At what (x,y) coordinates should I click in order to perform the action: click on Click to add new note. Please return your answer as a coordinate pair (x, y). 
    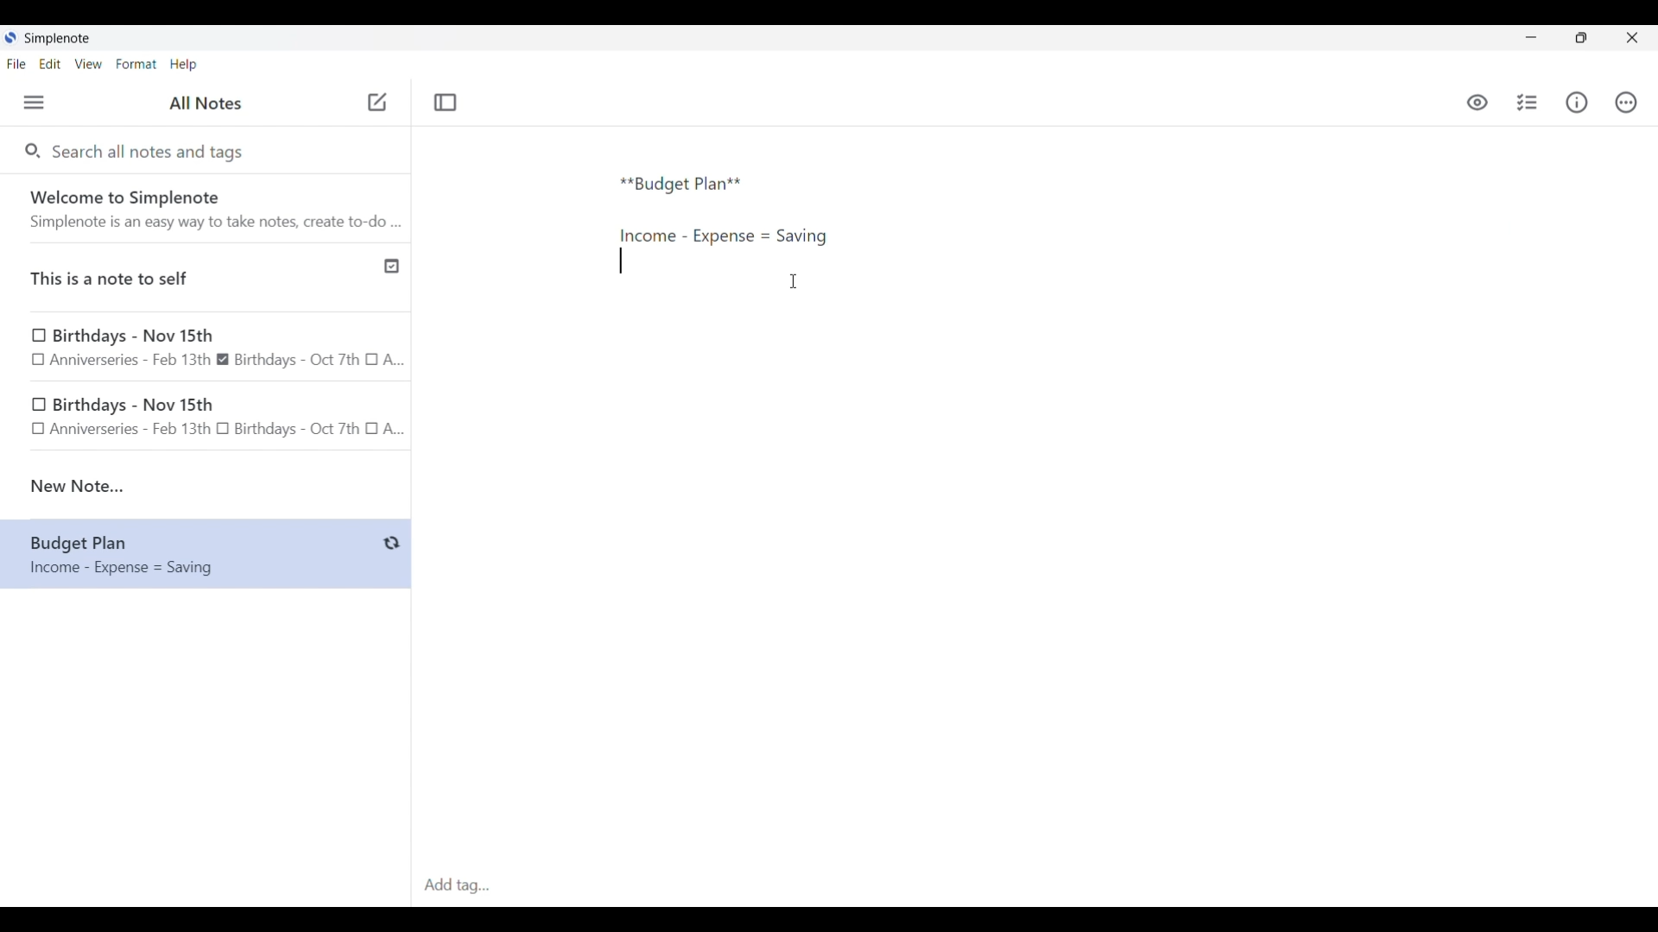
    Looking at the image, I should click on (377, 102).